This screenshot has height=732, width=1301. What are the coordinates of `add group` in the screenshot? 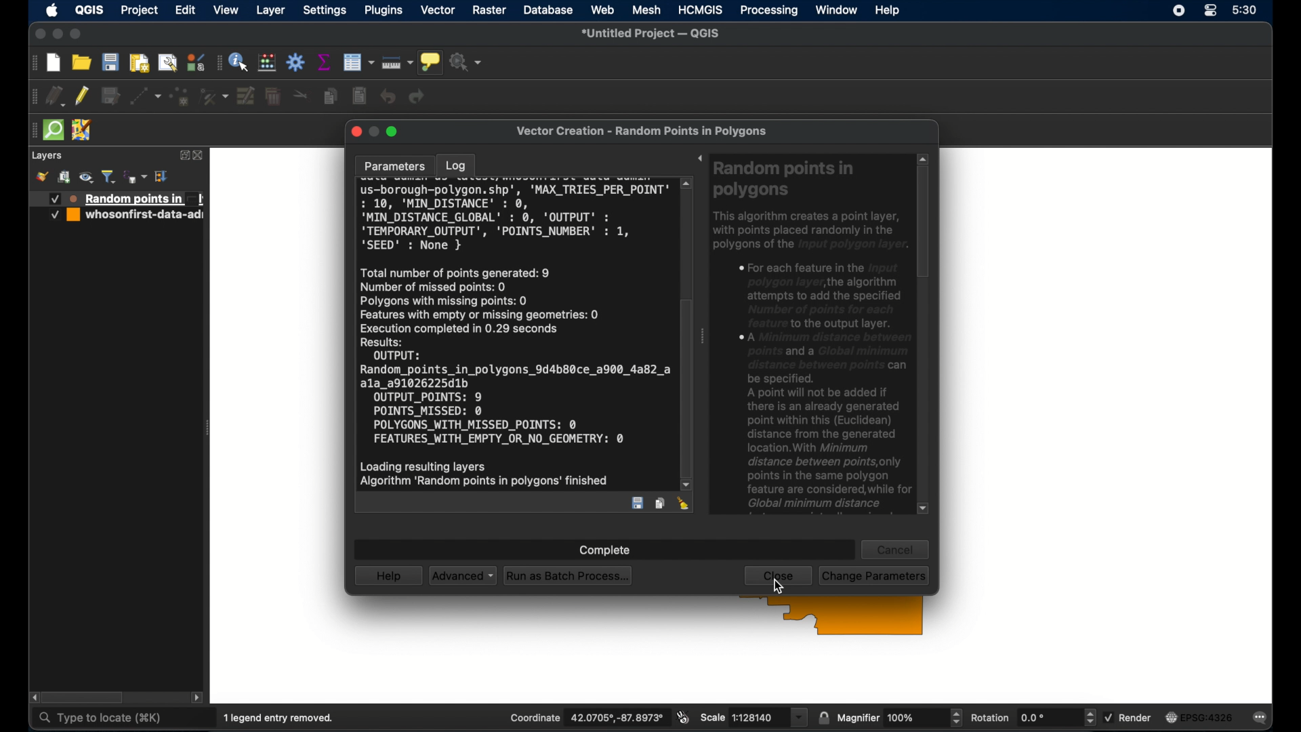 It's located at (65, 177).